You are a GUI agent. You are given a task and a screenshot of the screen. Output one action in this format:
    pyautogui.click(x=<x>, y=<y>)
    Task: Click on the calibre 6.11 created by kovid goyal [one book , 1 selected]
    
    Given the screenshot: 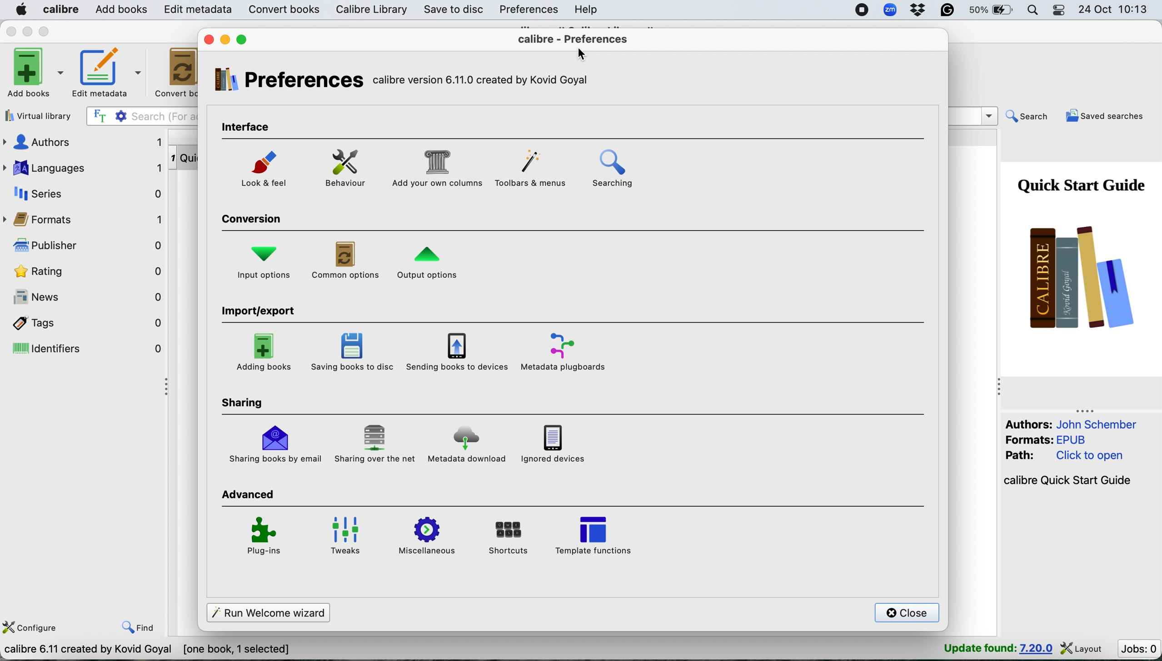 What is the action you would take?
    pyautogui.click(x=151, y=649)
    